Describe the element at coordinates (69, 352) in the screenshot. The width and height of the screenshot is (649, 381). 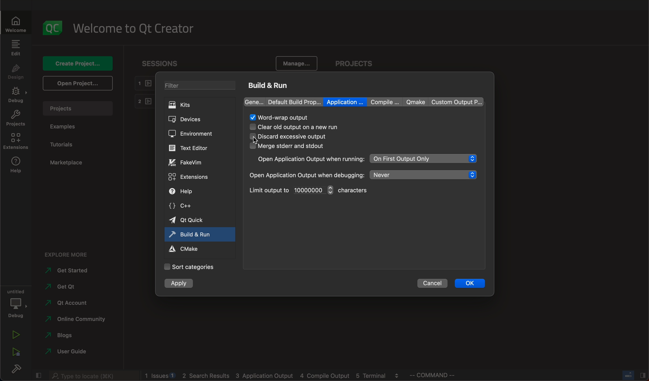
I see `user guide` at that location.